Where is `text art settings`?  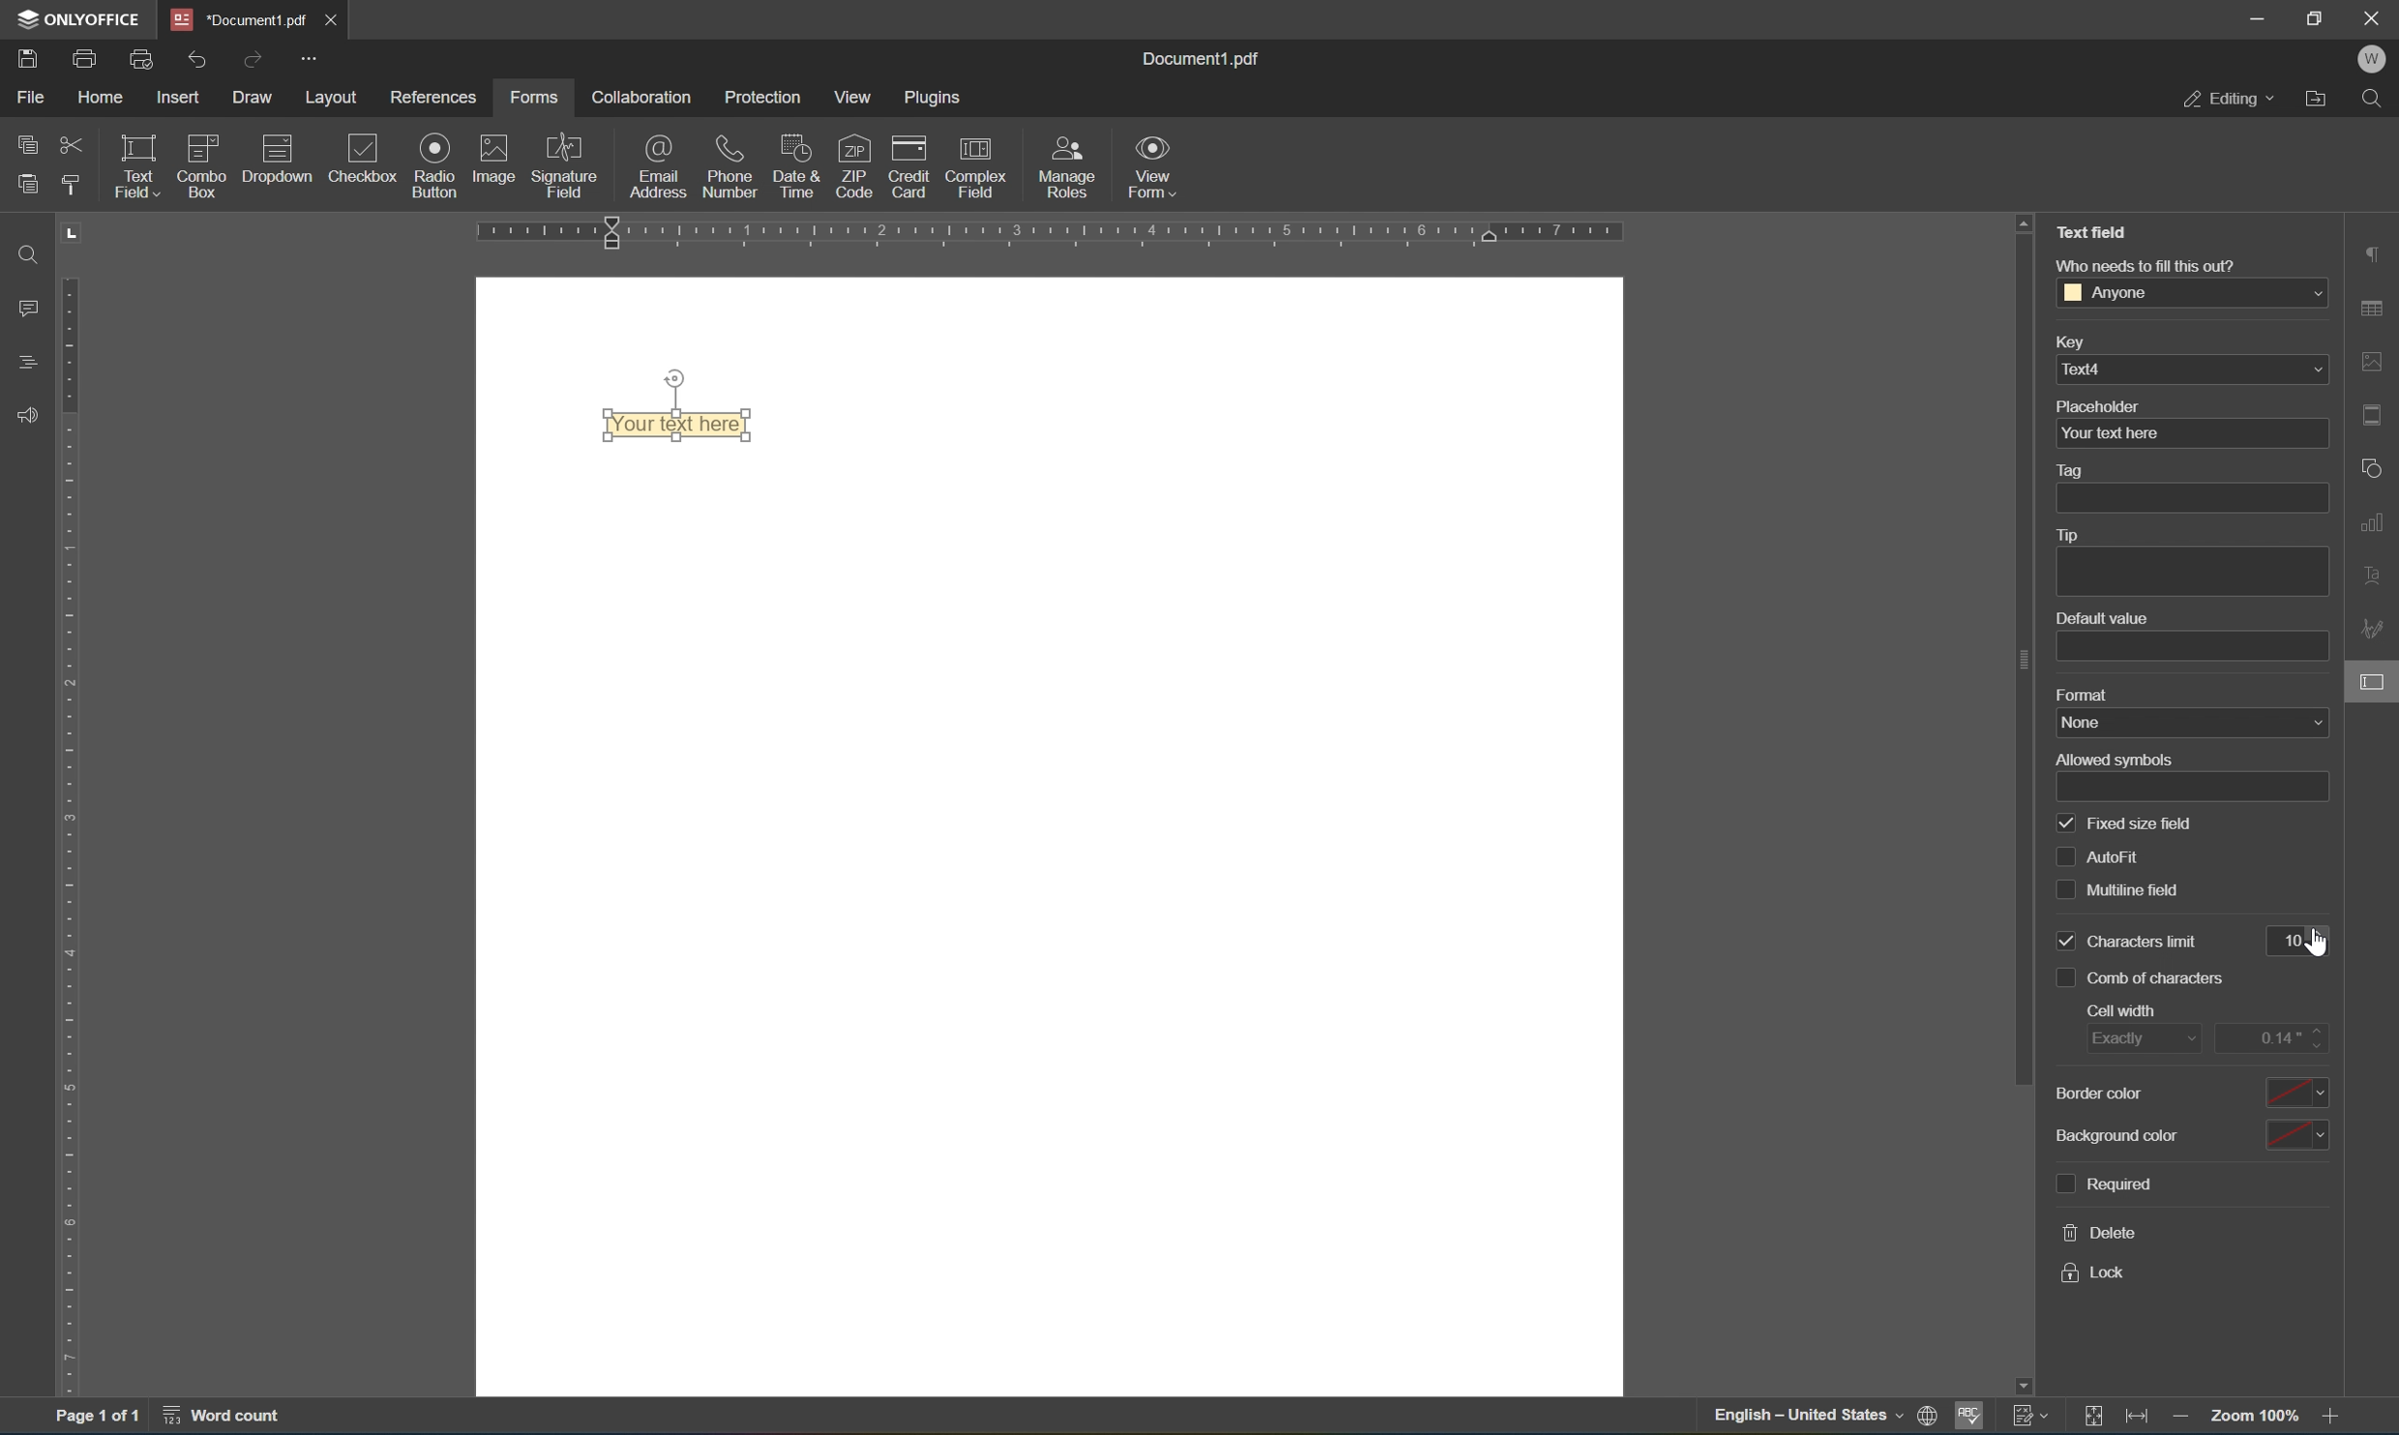
text art settings is located at coordinates (2378, 580).